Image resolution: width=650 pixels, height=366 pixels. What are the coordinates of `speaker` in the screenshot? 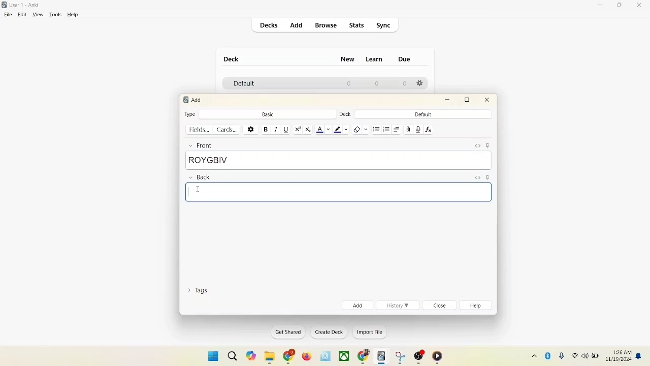 It's located at (584, 355).